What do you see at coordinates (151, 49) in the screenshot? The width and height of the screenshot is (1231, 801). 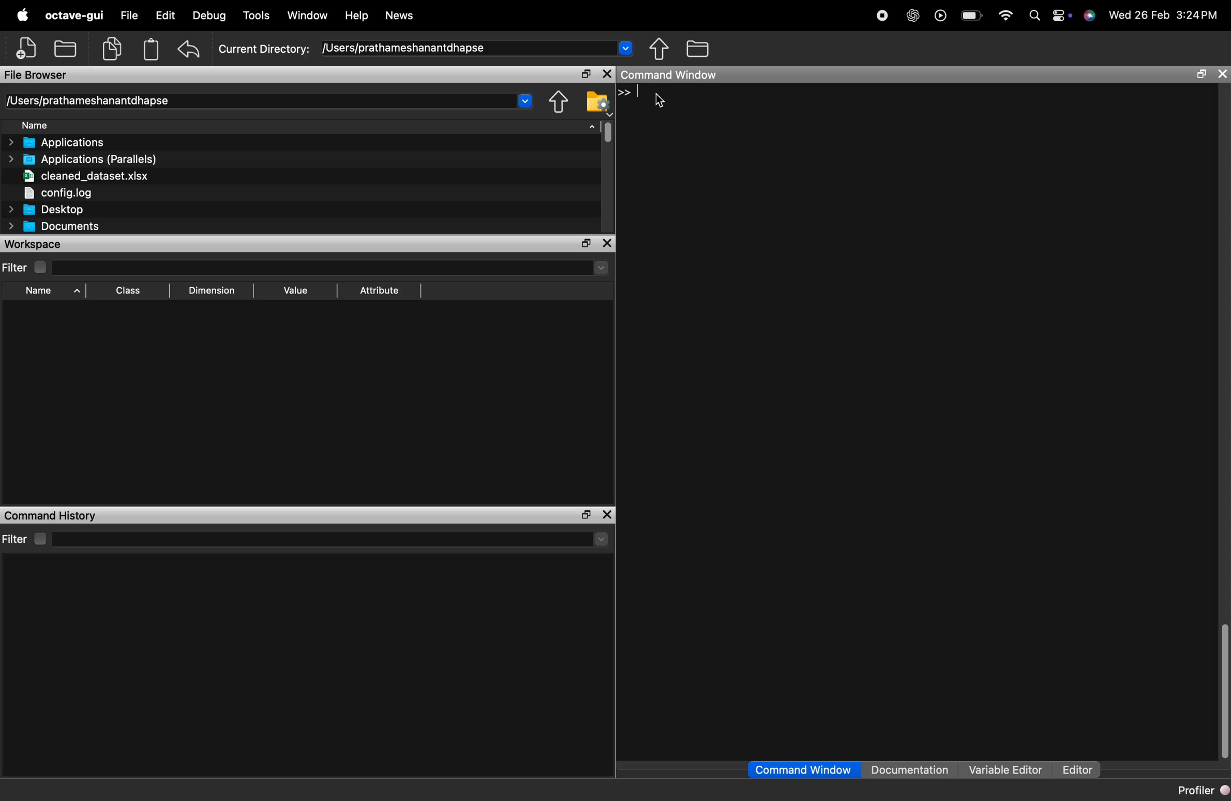 I see `Paste` at bounding box center [151, 49].